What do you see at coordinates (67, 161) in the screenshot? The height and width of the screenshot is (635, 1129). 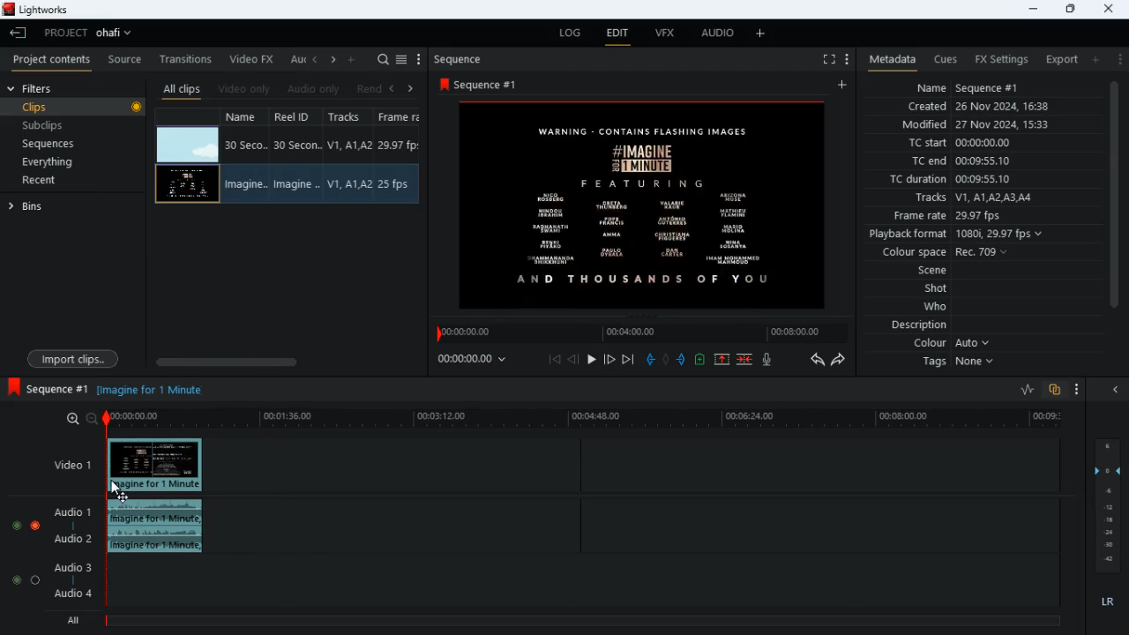 I see `everything` at bounding box center [67, 161].